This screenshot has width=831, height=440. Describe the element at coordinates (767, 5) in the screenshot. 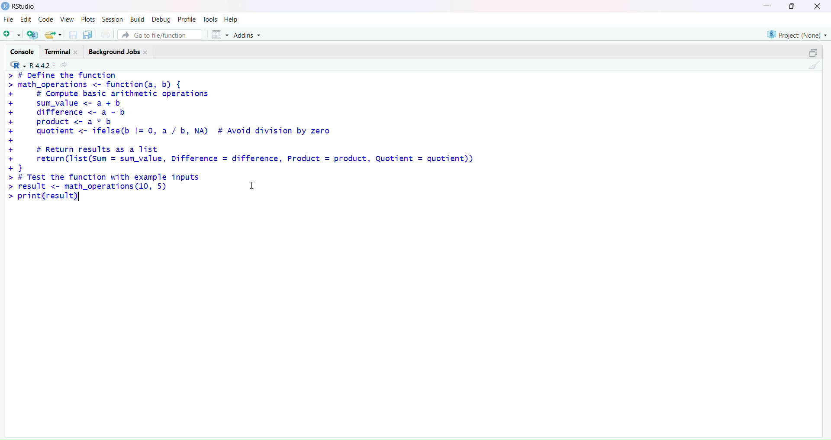

I see `Minimize` at that location.